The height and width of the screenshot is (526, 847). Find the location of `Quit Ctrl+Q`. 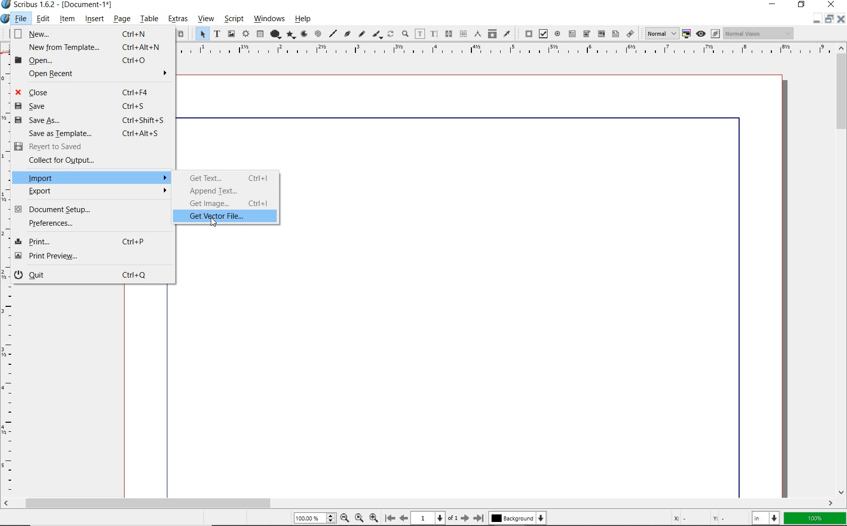

Quit Ctrl+Q is located at coordinates (92, 276).